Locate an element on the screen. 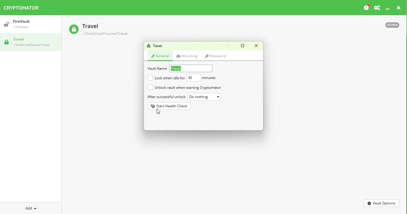 This screenshot has height=214, width=407. unchecked checkbox is located at coordinates (150, 88).